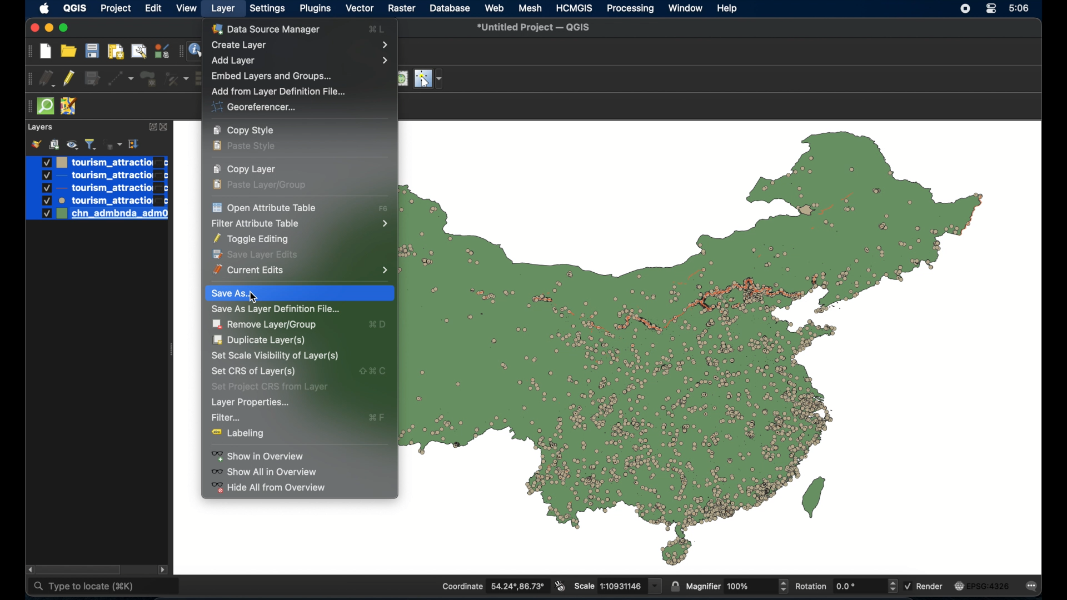  Describe the element at coordinates (280, 92) in the screenshot. I see `add from layer definition file` at that location.